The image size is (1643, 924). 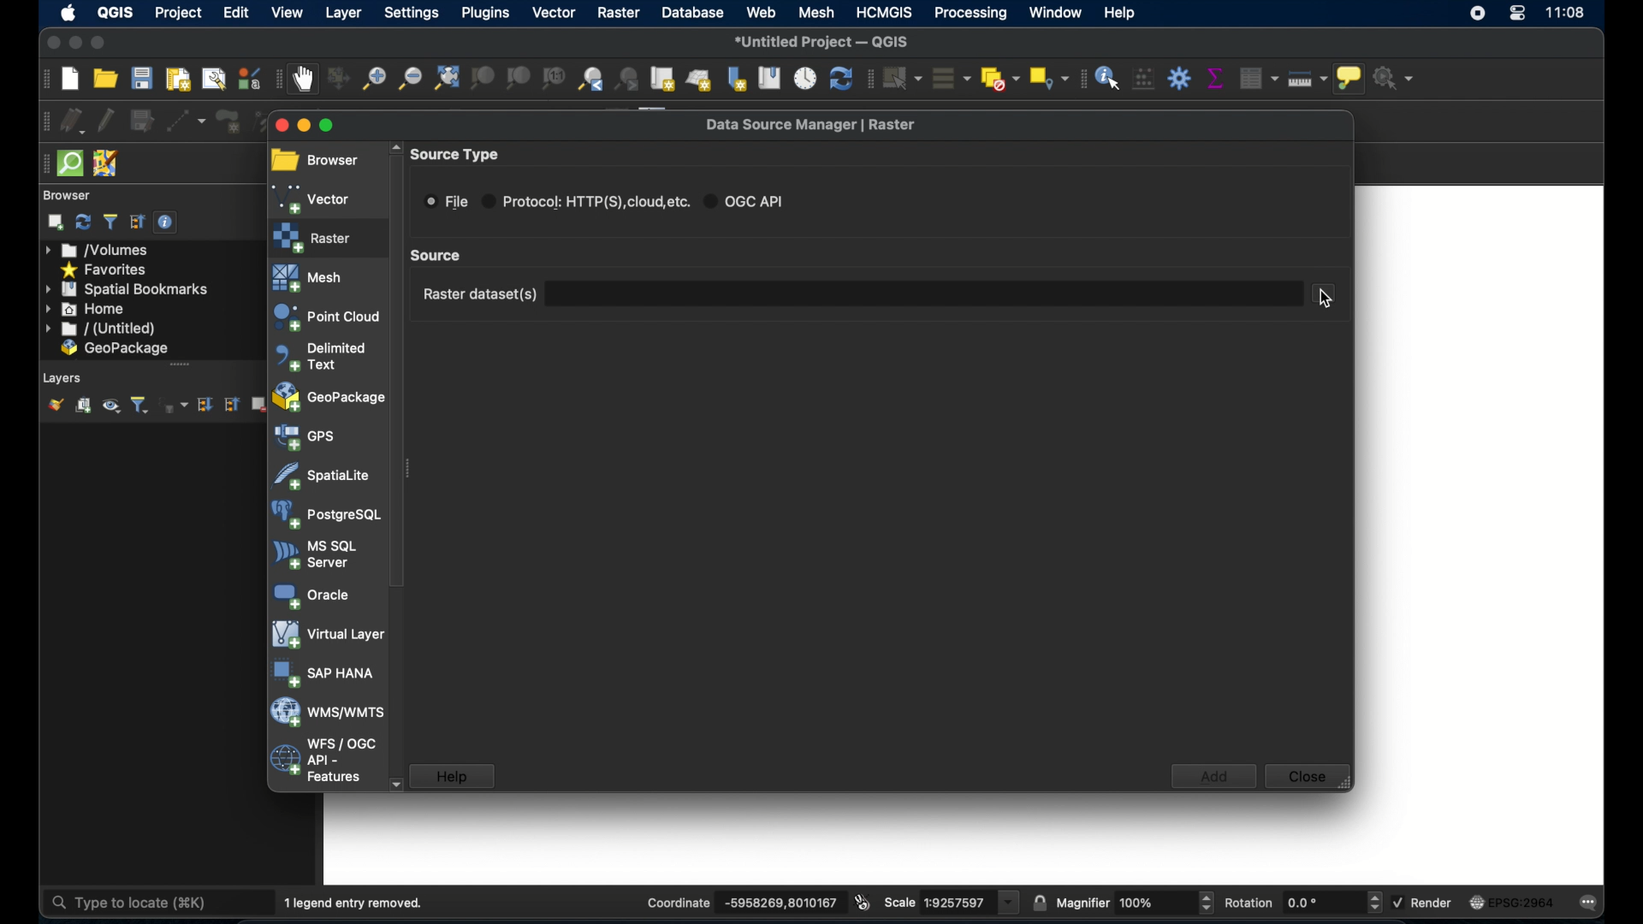 I want to click on digitizing toolbar, so click(x=40, y=121).